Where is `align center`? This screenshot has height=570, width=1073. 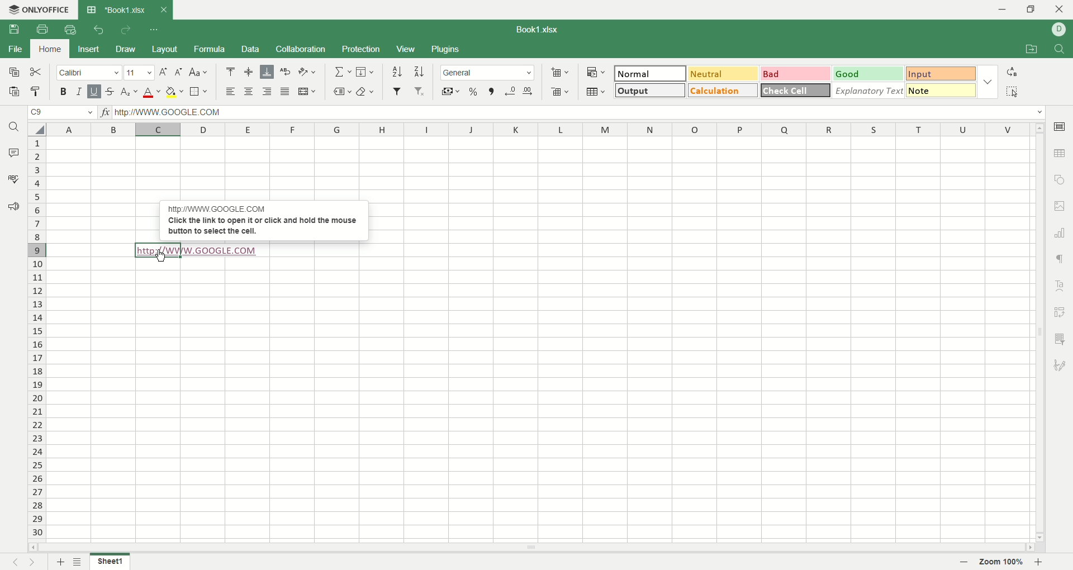 align center is located at coordinates (249, 92).